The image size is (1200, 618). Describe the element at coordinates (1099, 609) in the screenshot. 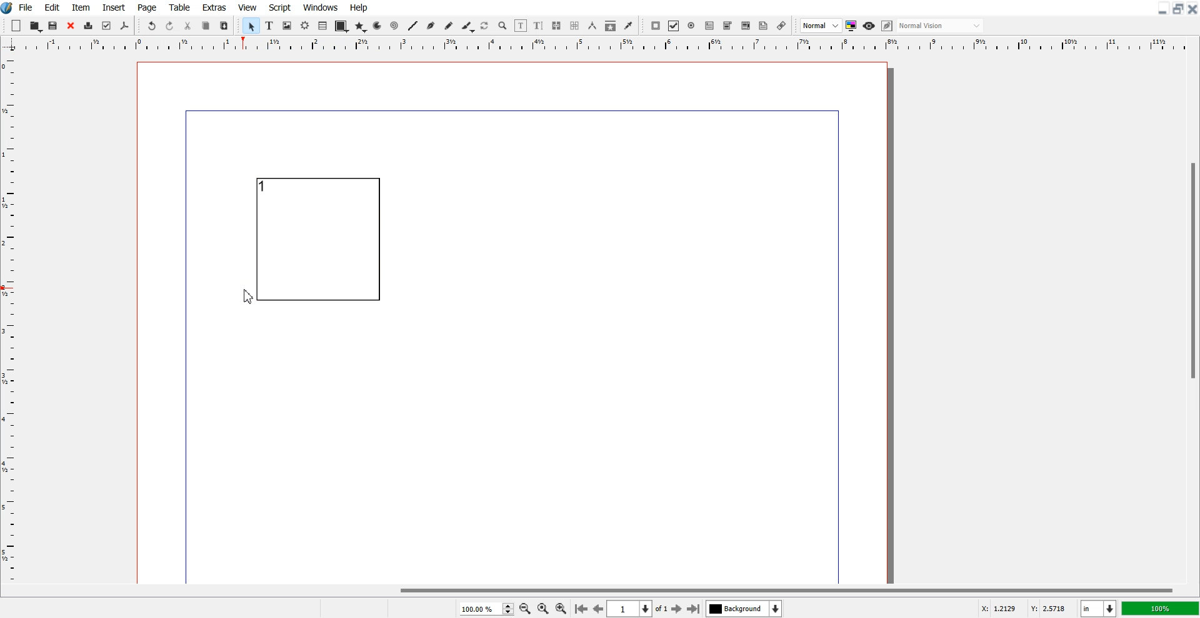

I see `Measurement in Inches` at that location.